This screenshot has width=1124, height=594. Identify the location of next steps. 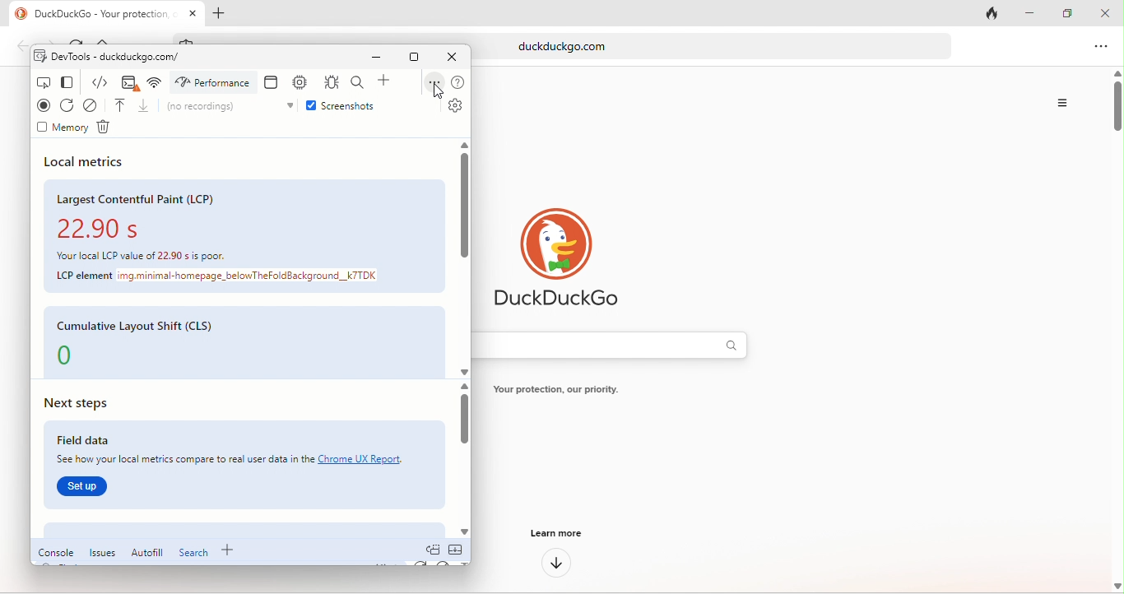
(92, 400).